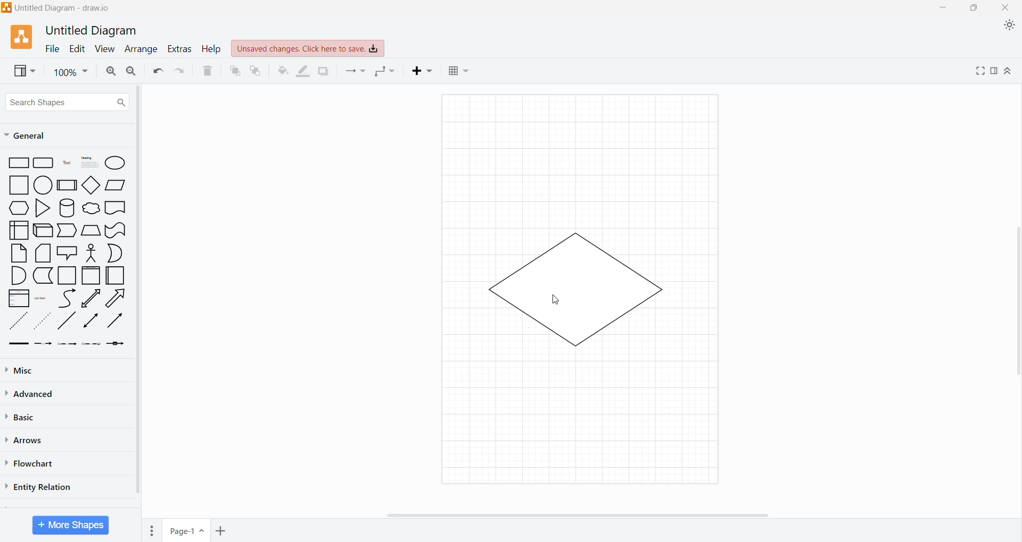 Image resolution: width=1022 pixels, height=542 pixels. I want to click on Line Color, so click(303, 71).